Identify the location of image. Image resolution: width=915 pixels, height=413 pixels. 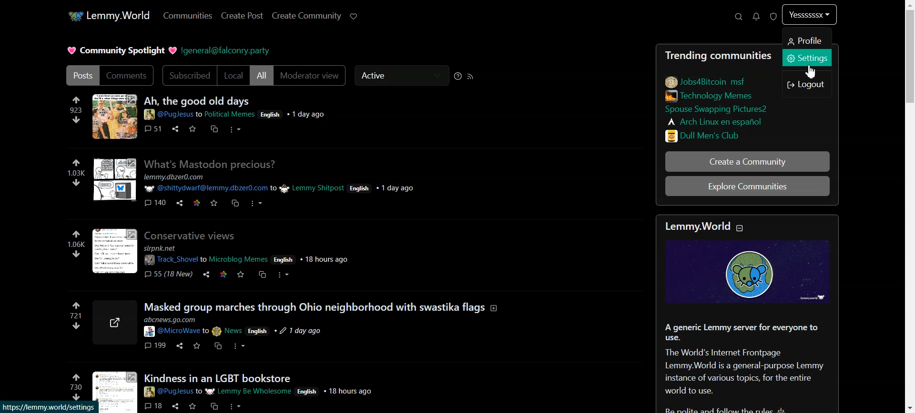
(115, 250).